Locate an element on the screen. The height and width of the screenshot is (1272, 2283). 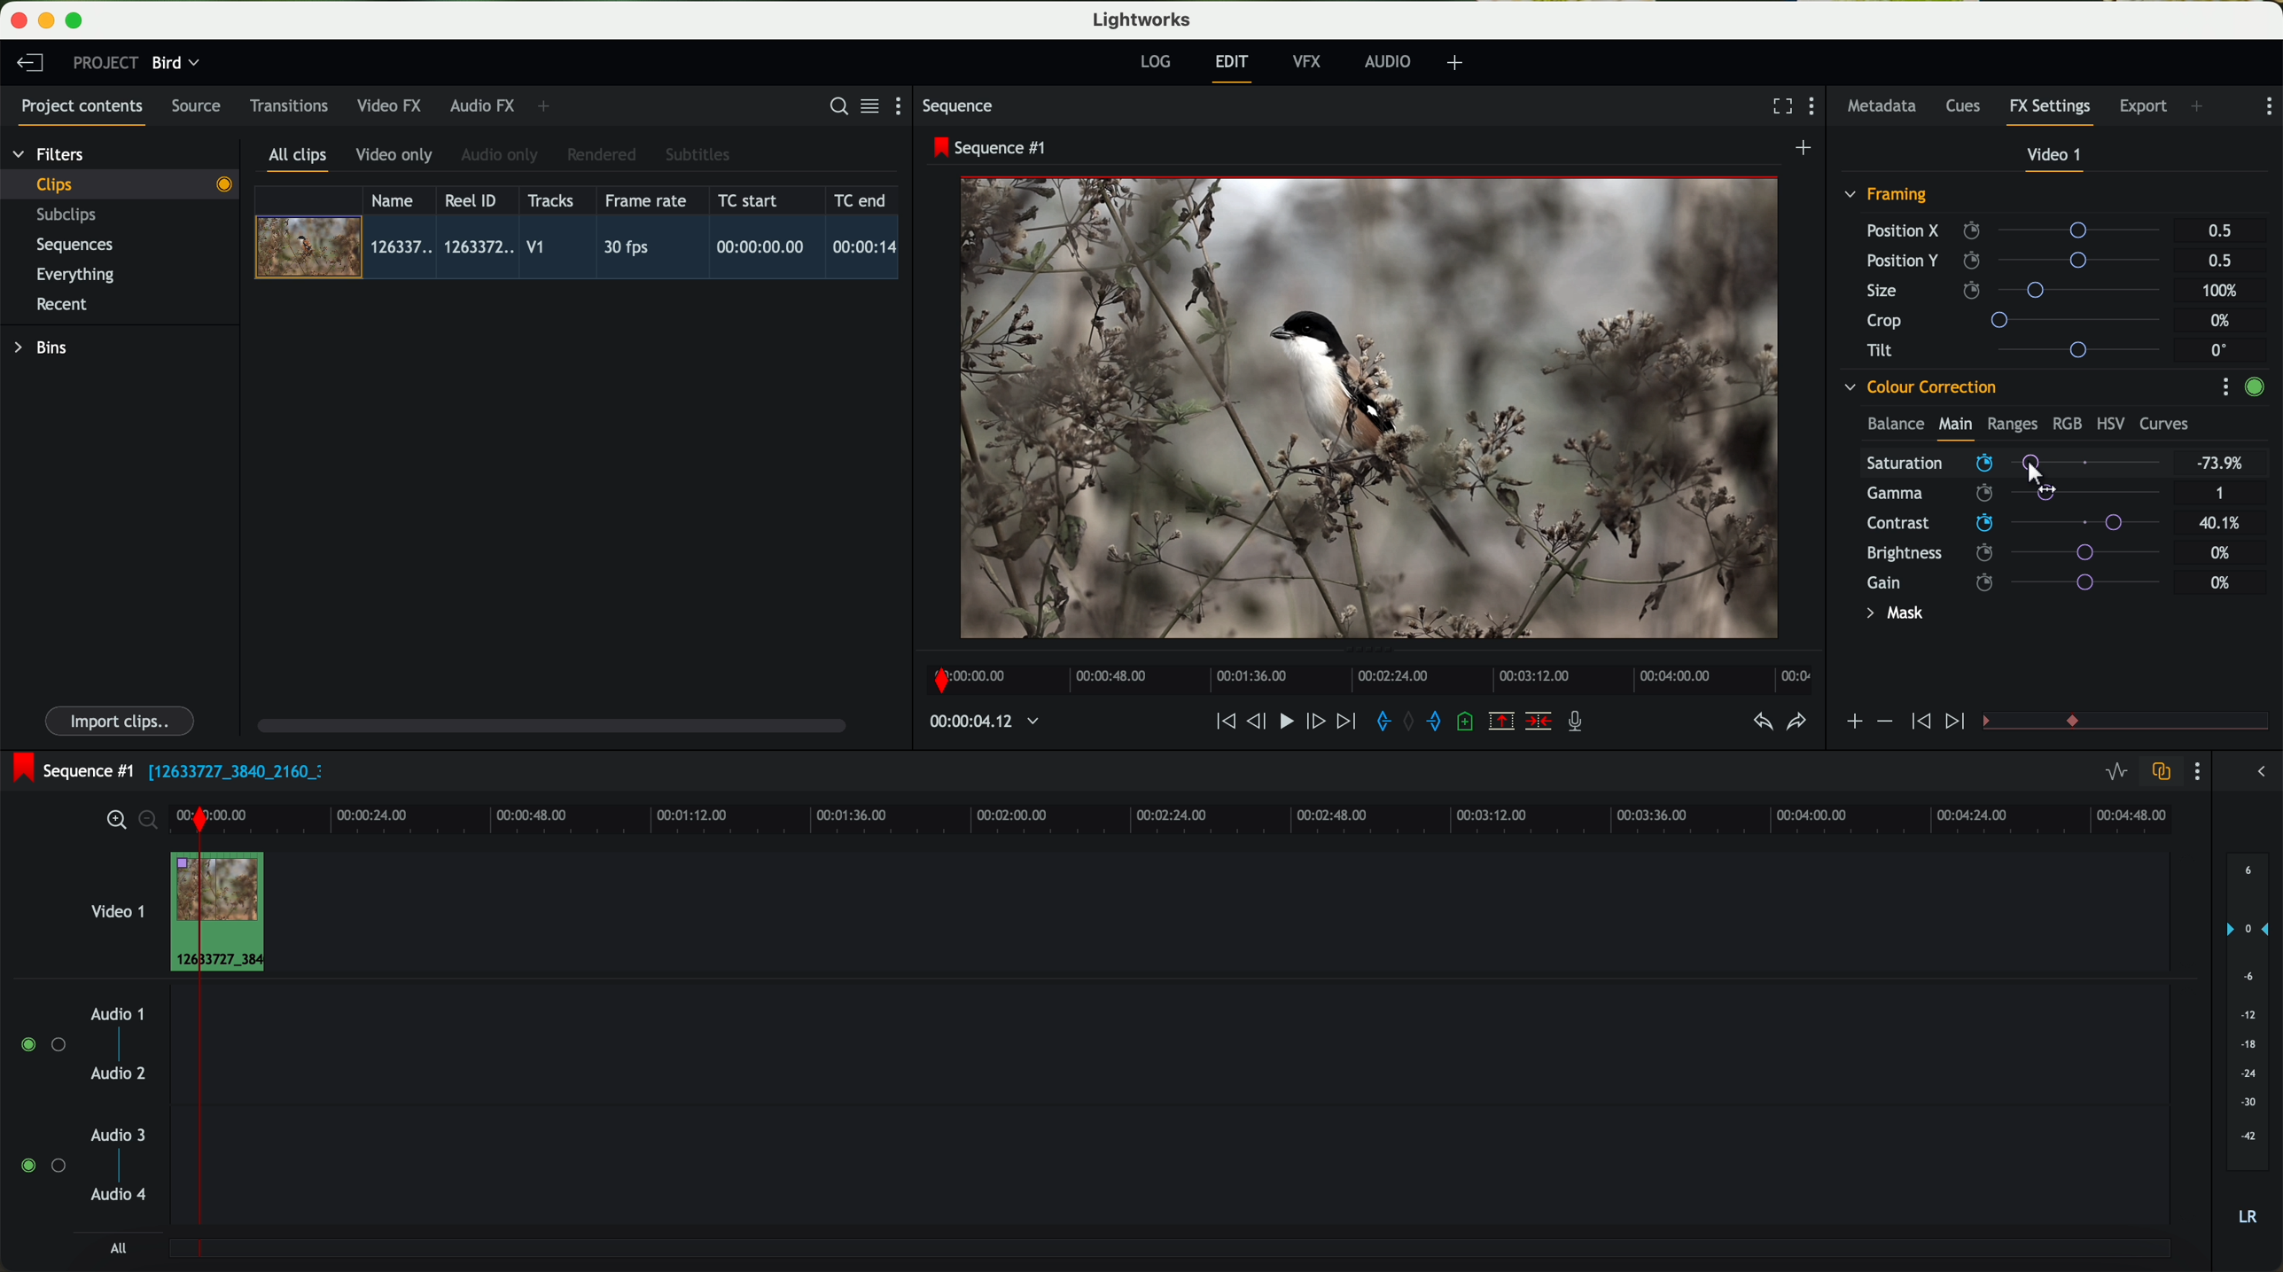
show settings menu is located at coordinates (2195, 771).